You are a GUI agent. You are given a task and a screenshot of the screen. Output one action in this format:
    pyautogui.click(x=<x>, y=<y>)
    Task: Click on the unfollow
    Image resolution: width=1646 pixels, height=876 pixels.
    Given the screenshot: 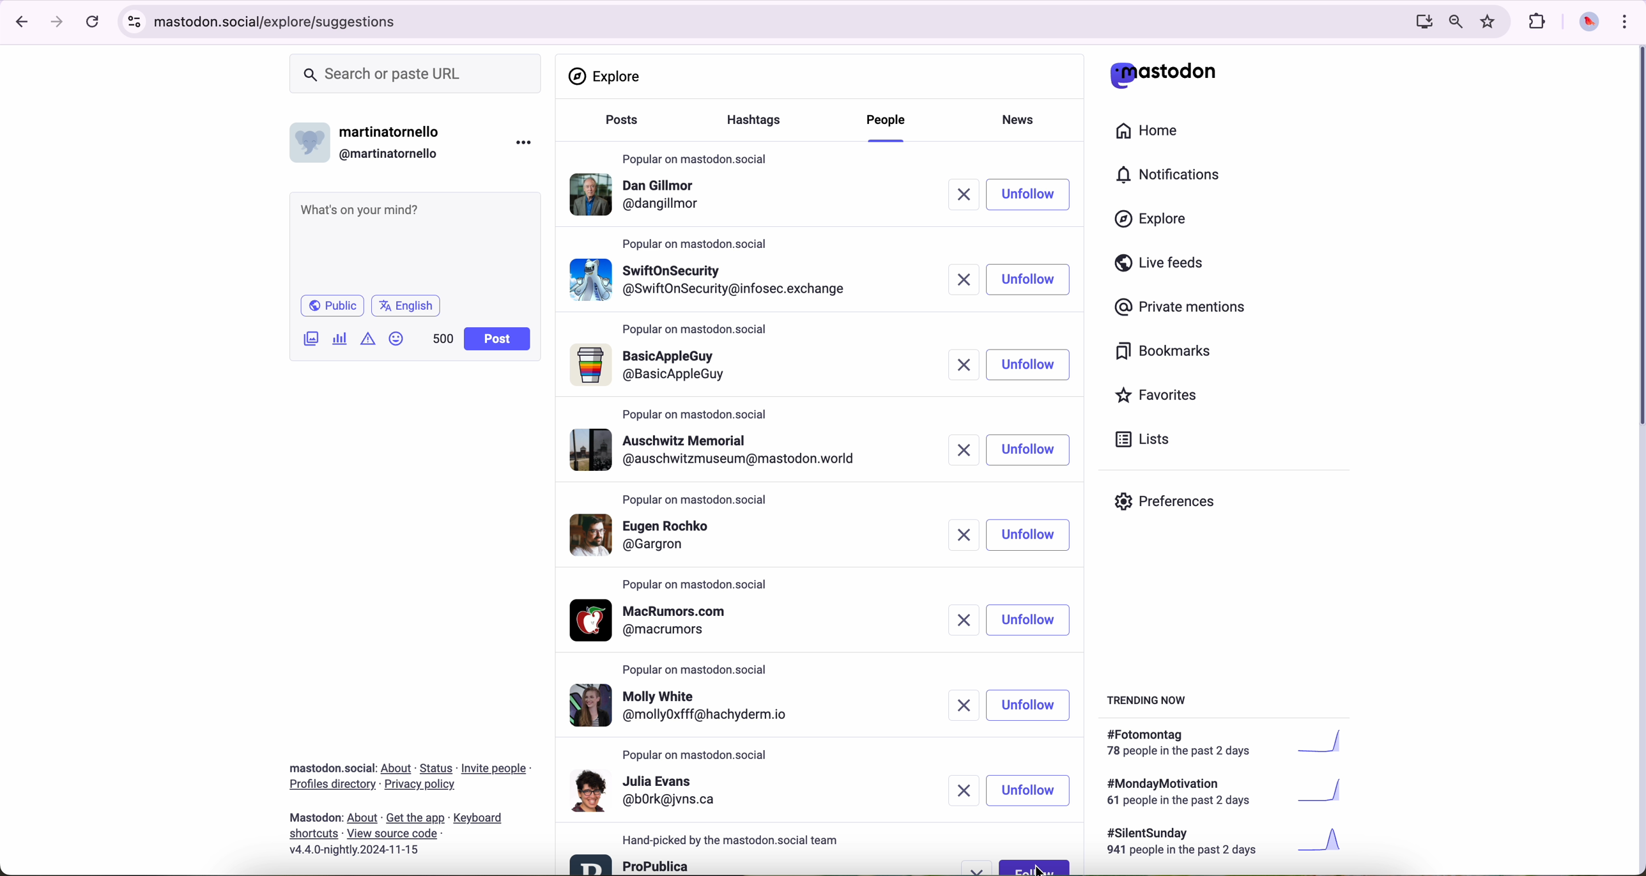 What is the action you would take?
    pyautogui.click(x=1031, y=791)
    